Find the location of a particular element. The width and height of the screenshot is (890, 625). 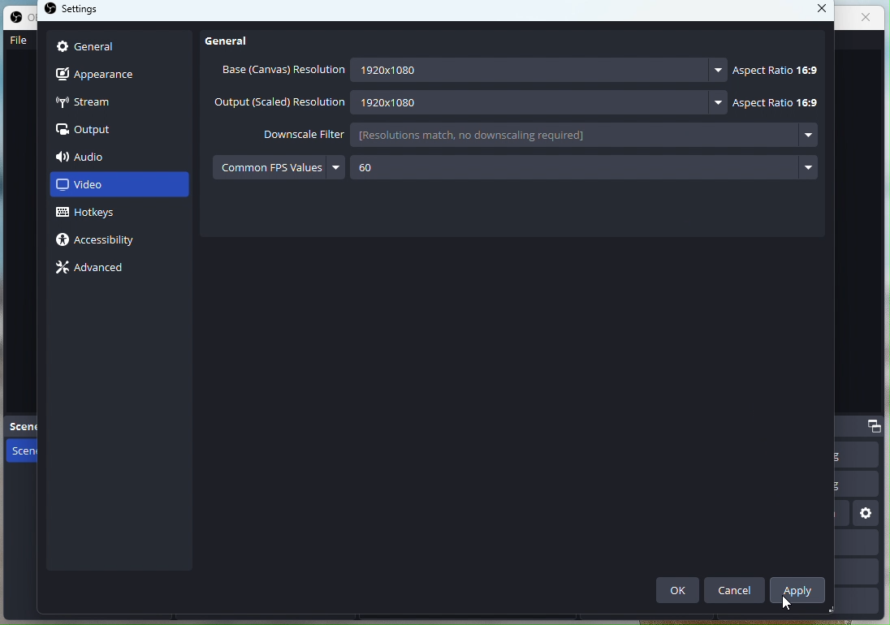

Output (scaled) resolution is located at coordinates (280, 102).